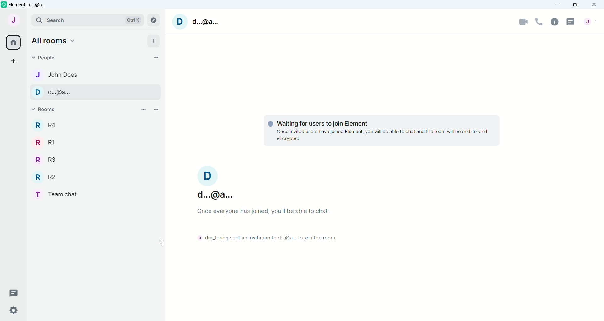  What do you see at coordinates (153, 42) in the screenshot?
I see `Add` at bounding box center [153, 42].